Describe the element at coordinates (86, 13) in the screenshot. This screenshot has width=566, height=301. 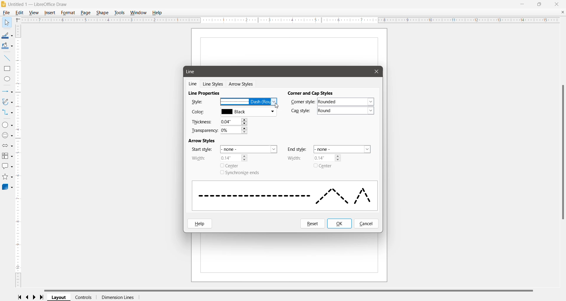
I see `Page` at that location.